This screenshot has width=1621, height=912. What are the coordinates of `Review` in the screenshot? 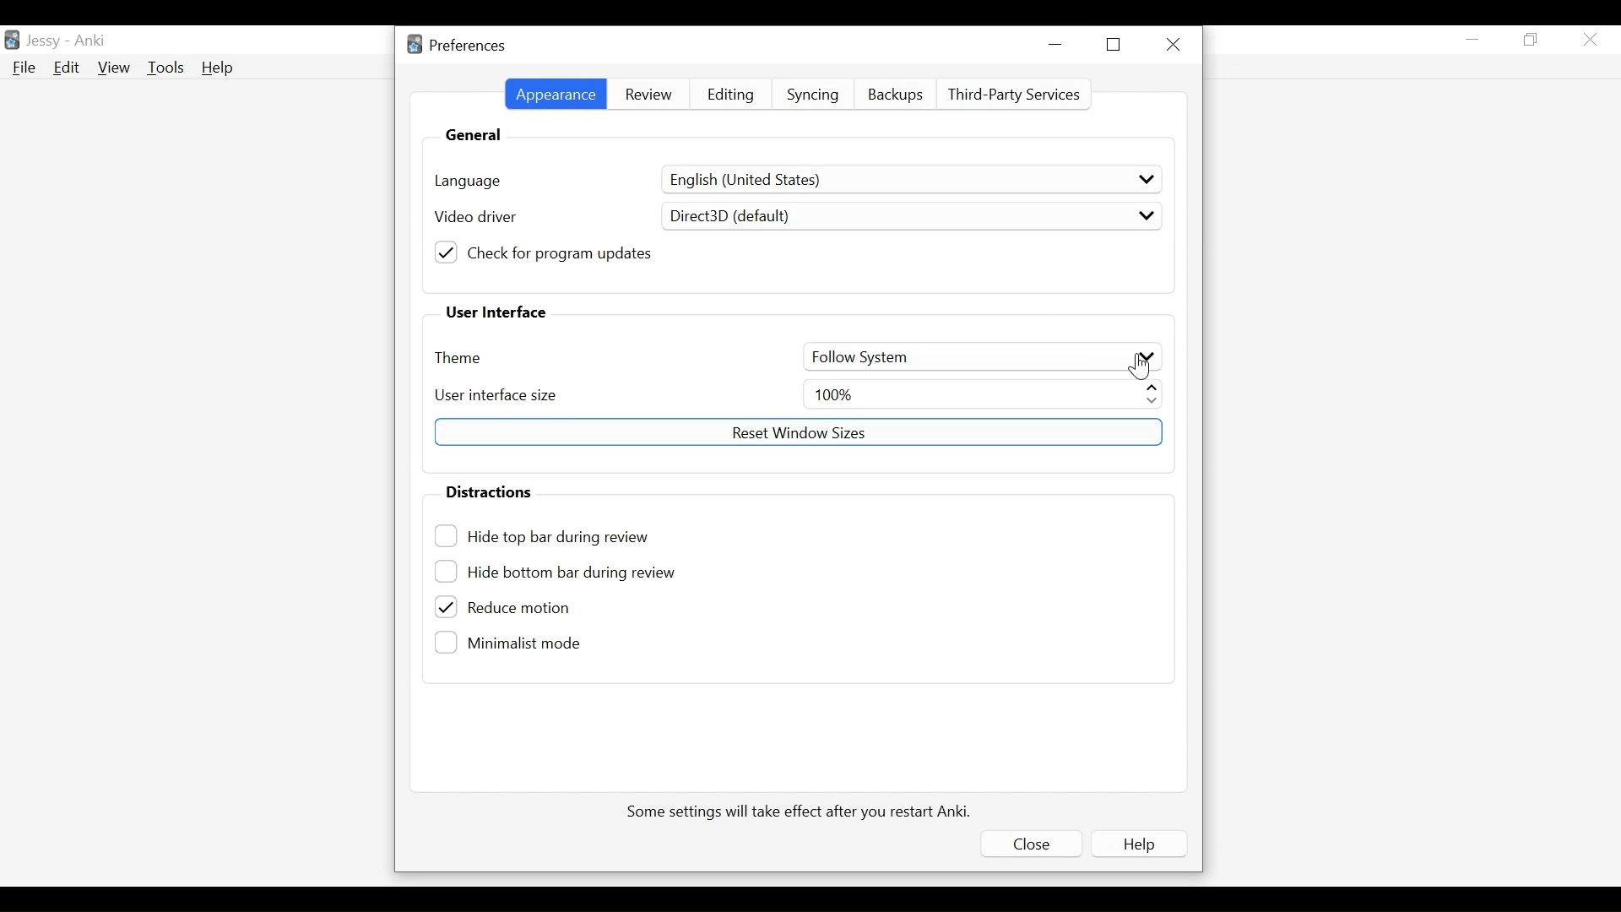 It's located at (647, 96).